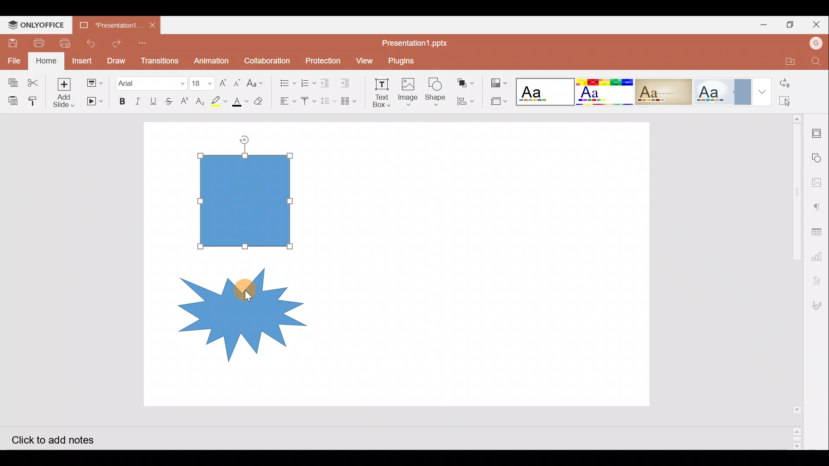 This screenshot has height=466, width=829. I want to click on Strikethrough, so click(171, 100).